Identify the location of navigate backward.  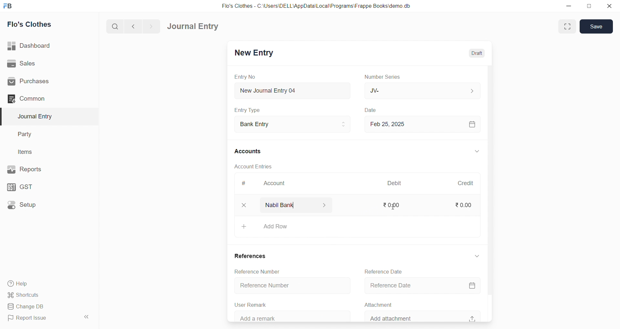
(136, 25).